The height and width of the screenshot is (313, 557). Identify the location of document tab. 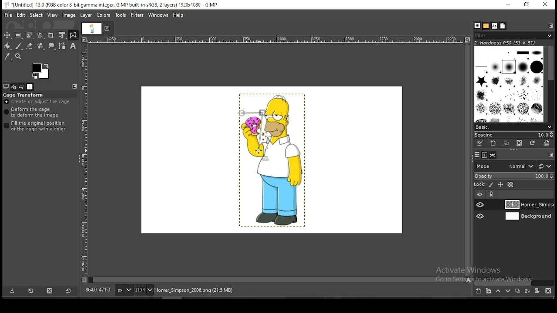
(92, 28).